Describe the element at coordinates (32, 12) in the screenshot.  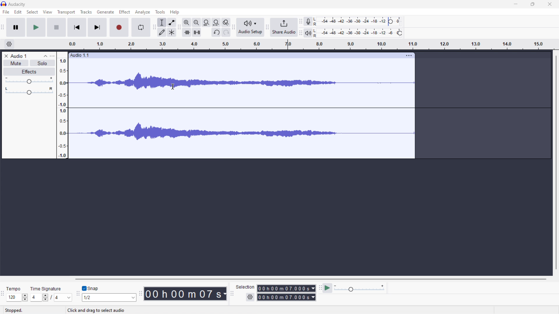
I see `select` at that location.